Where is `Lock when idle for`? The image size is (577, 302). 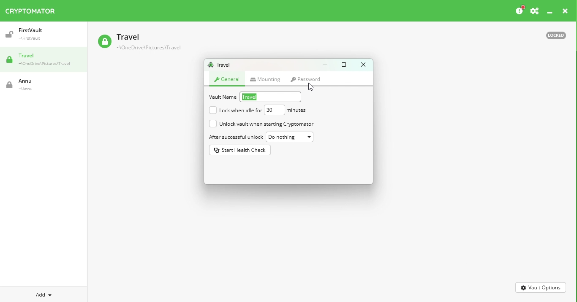 Lock when idle for is located at coordinates (237, 111).